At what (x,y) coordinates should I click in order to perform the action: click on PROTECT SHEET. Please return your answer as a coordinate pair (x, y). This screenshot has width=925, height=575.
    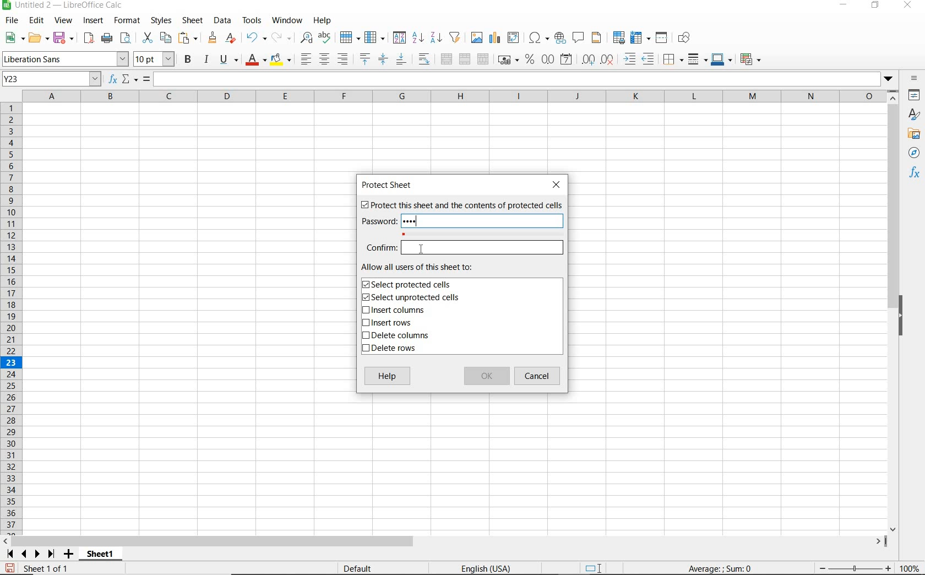
    Looking at the image, I should click on (389, 185).